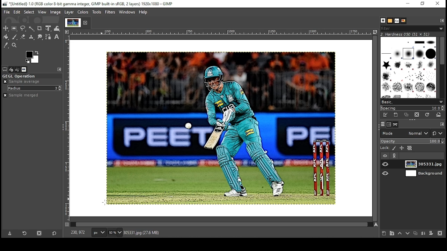 This screenshot has height=251, width=447. Describe the element at coordinates (384, 234) in the screenshot. I see `create new layer` at that location.